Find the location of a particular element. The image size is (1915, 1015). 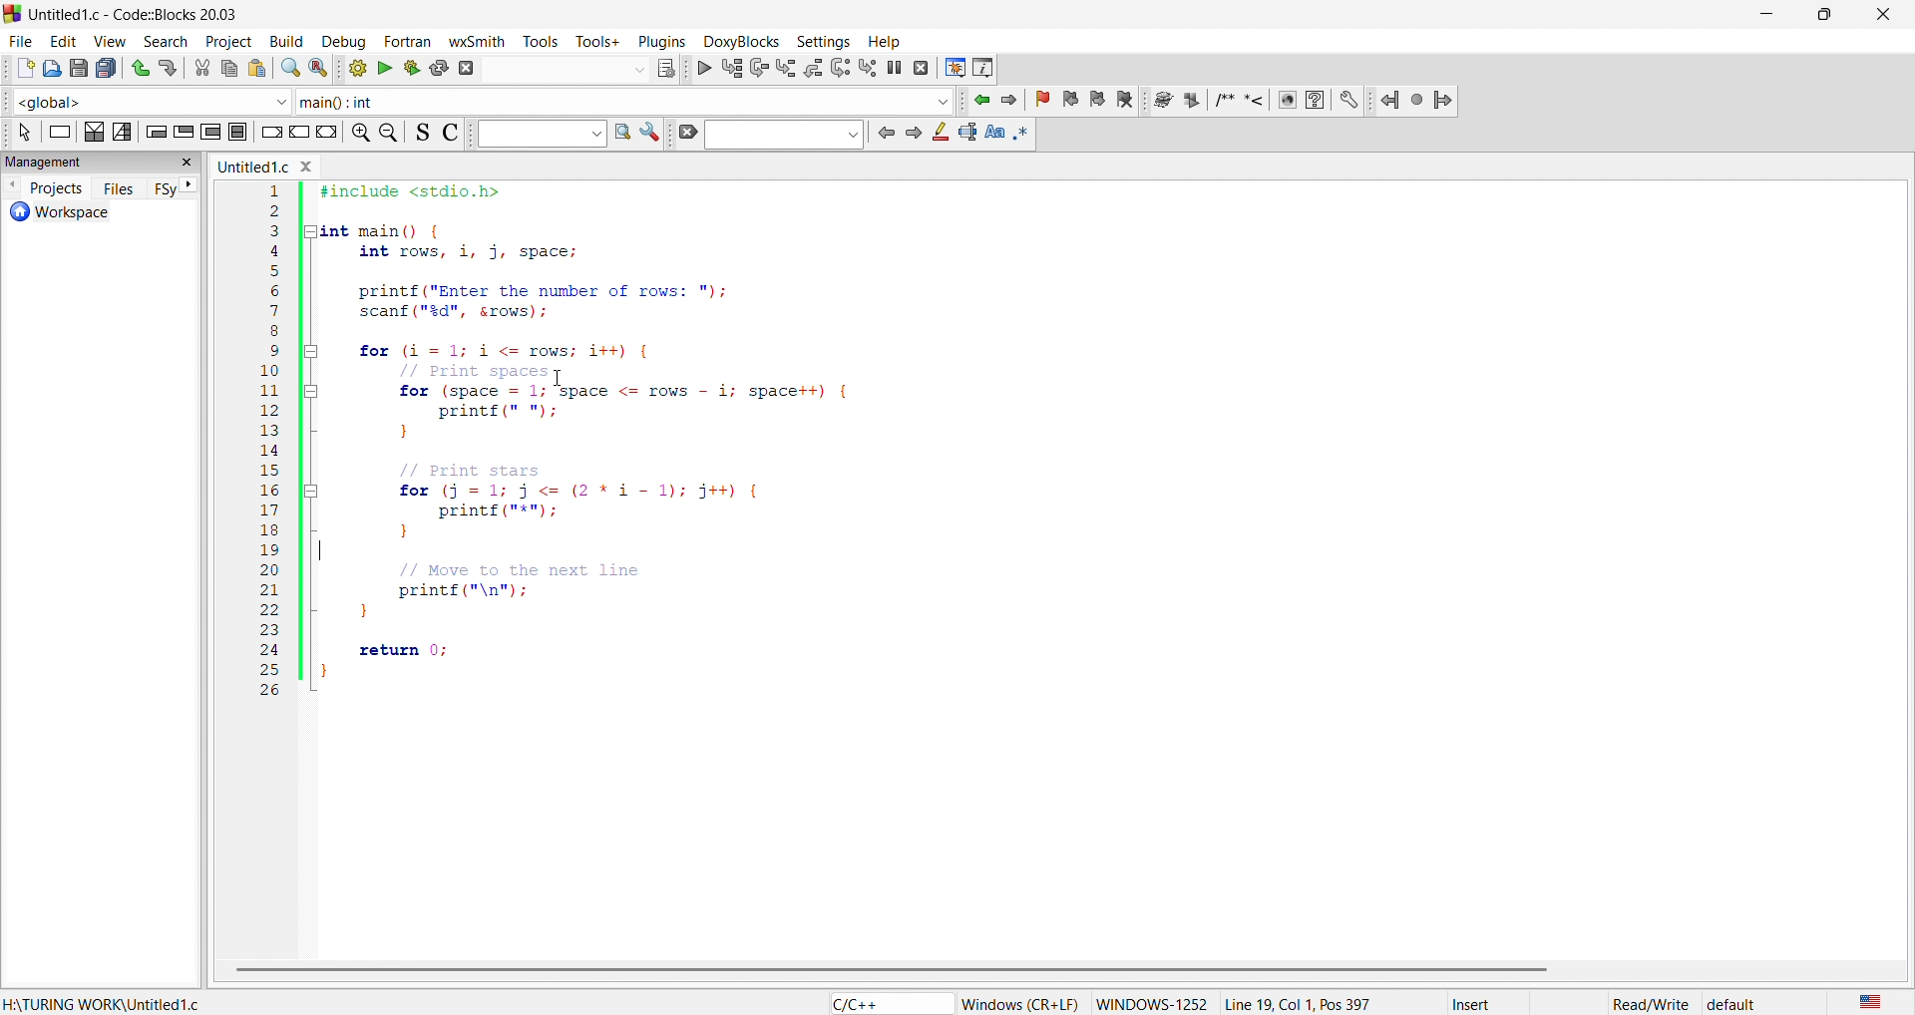

build is located at coordinates (283, 39).